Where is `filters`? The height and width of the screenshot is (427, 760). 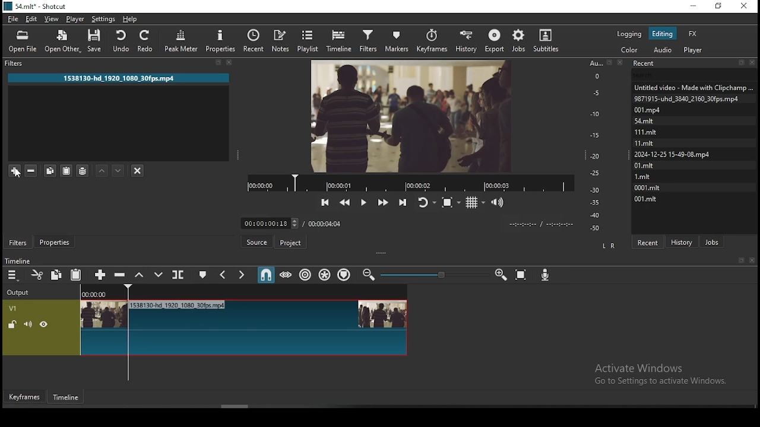
filters is located at coordinates (370, 40).